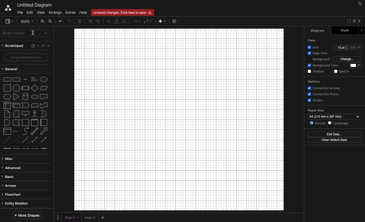 Image resolution: width=365 pixels, height=222 pixels. Describe the element at coordinates (339, 123) in the screenshot. I see `Landscape` at that location.